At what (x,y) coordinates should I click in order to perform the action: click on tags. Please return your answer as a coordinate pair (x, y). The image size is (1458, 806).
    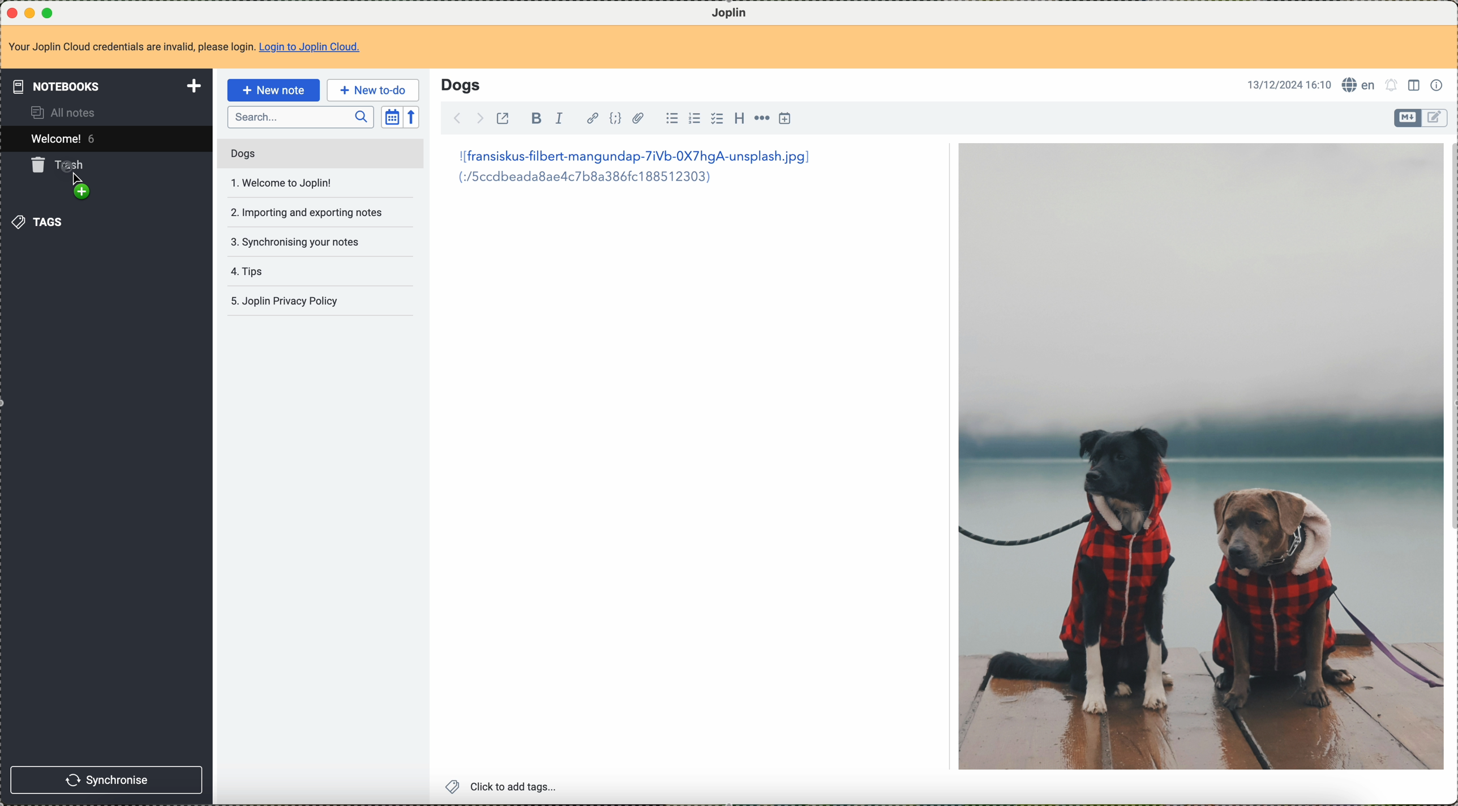
    Looking at the image, I should click on (42, 224).